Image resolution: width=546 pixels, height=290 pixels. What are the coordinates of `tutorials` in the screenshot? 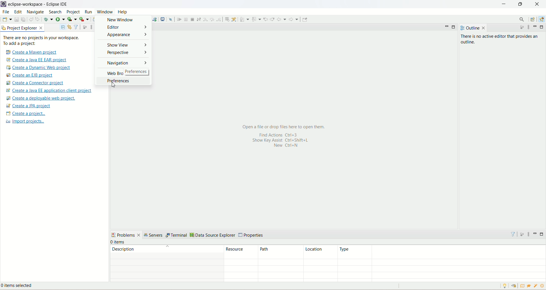 It's located at (530, 286).